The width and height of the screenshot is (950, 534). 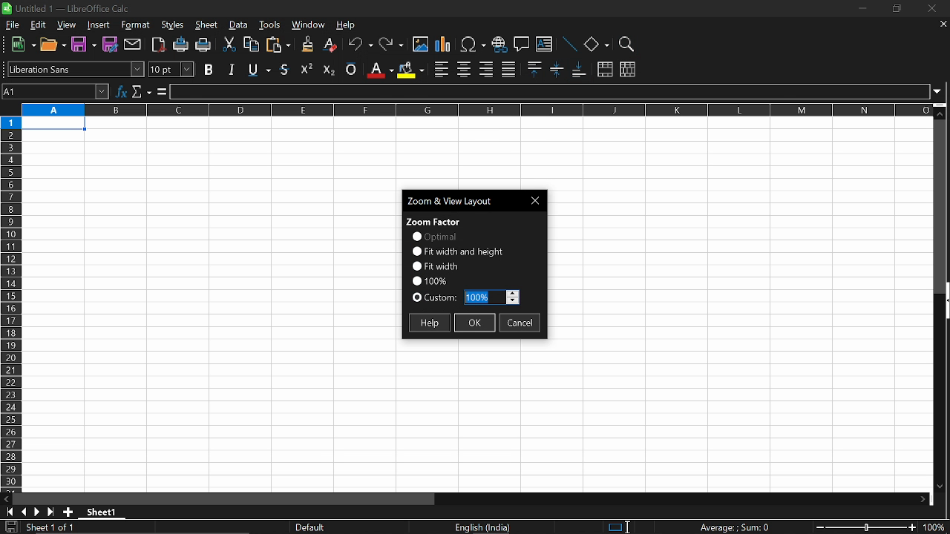 What do you see at coordinates (331, 45) in the screenshot?
I see `eraser` at bounding box center [331, 45].